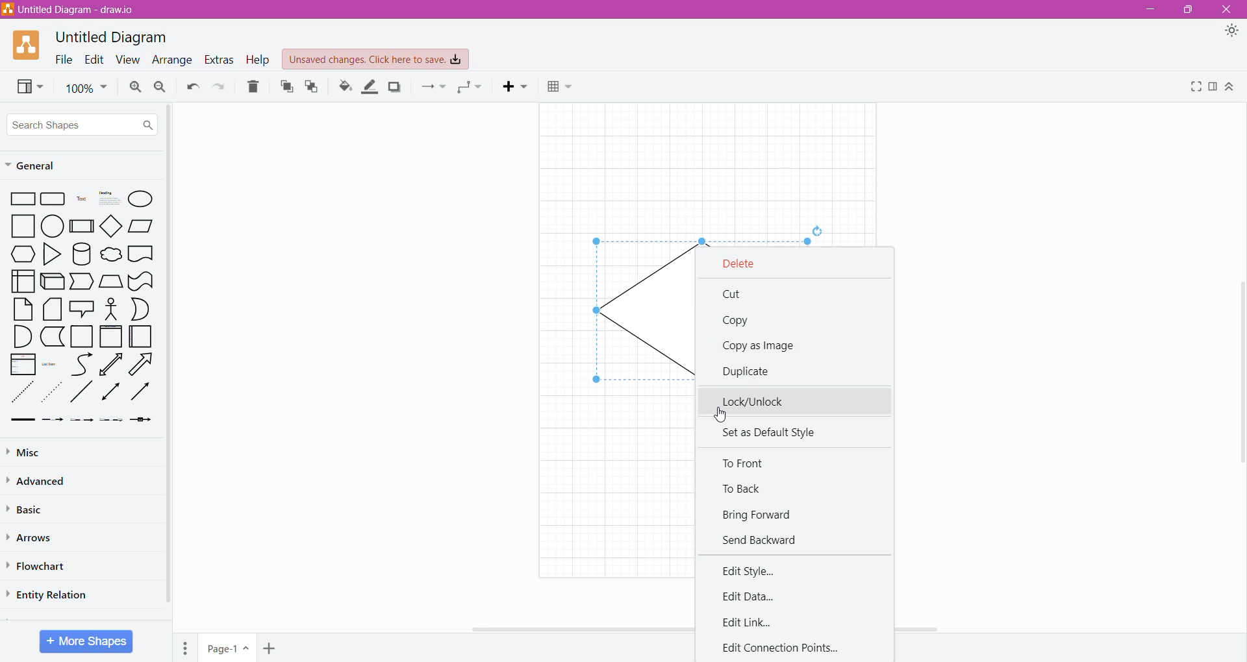 Image resolution: width=1247 pixels, height=662 pixels. Describe the element at coordinates (171, 364) in the screenshot. I see `Vertical Scroll Bar` at that location.